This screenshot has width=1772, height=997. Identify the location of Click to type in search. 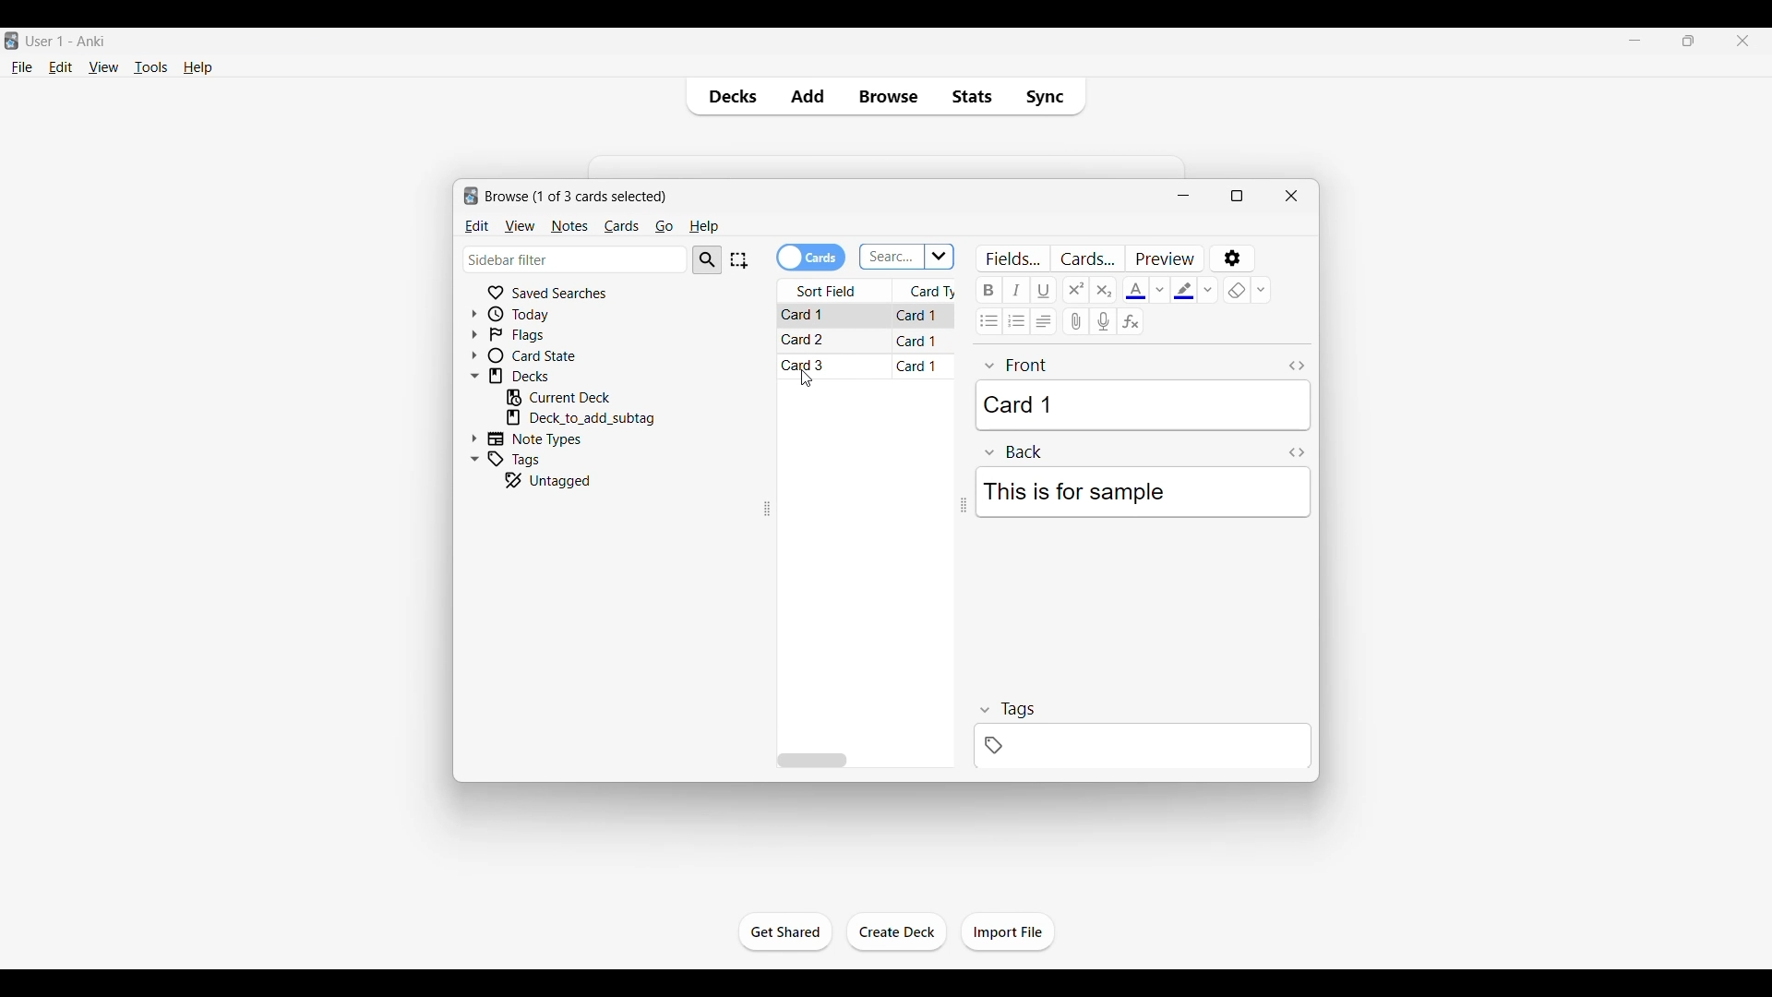
(892, 258).